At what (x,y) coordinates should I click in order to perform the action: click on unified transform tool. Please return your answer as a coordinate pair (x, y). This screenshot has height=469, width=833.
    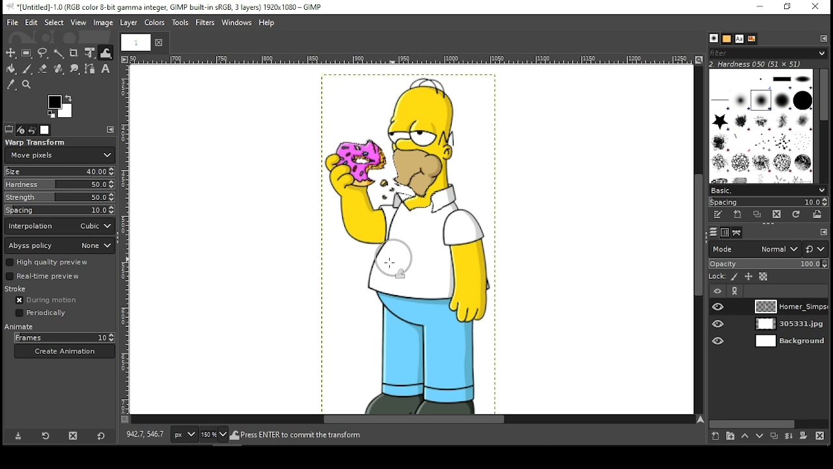
    Looking at the image, I should click on (91, 53).